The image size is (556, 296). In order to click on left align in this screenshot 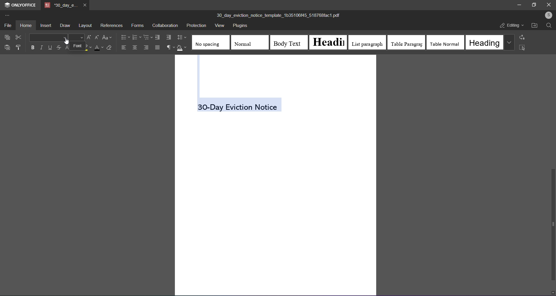, I will do `click(124, 47)`.